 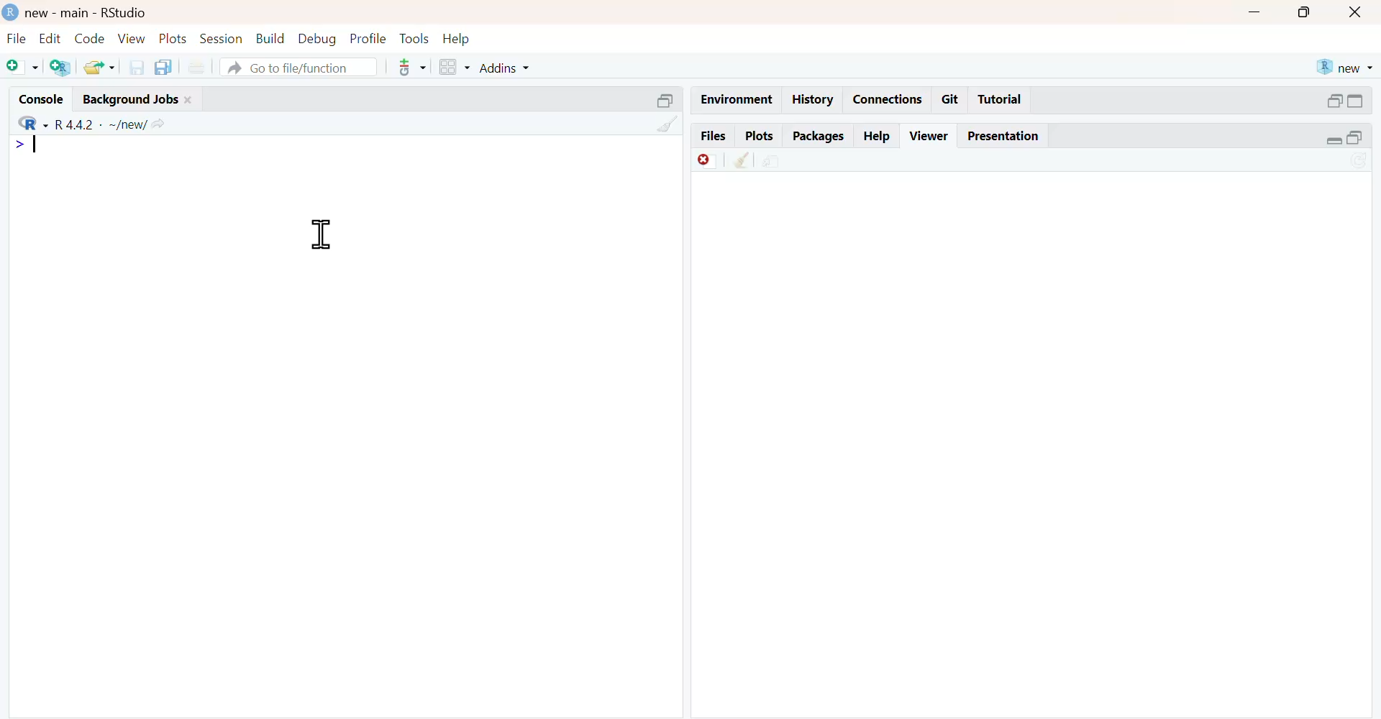 What do you see at coordinates (101, 125) in the screenshot?
I see `R 4.4.2 ~/new/` at bounding box center [101, 125].